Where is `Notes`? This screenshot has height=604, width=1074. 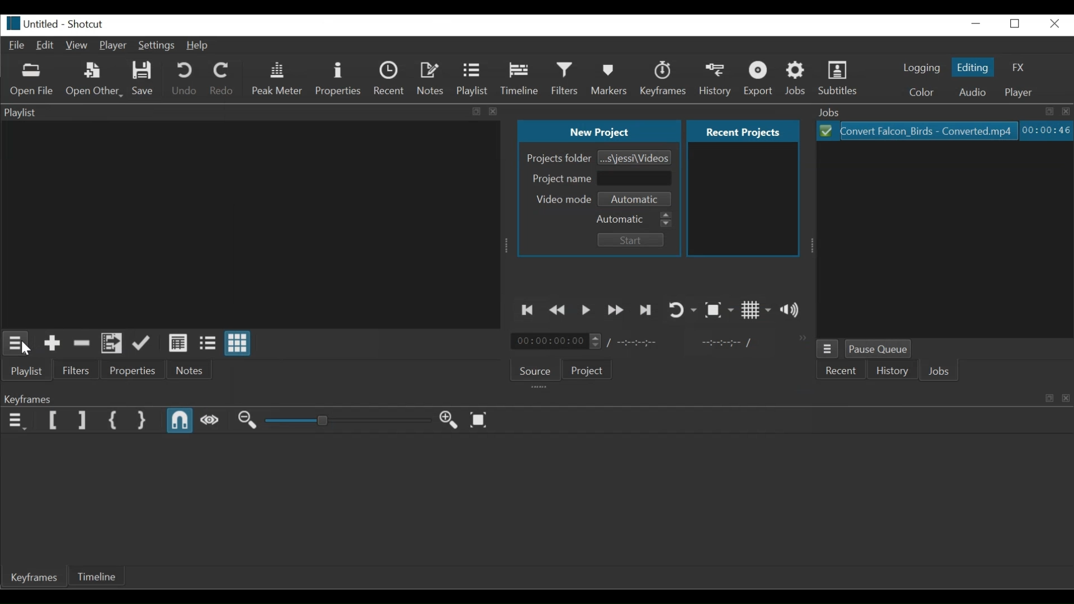 Notes is located at coordinates (430, 78).